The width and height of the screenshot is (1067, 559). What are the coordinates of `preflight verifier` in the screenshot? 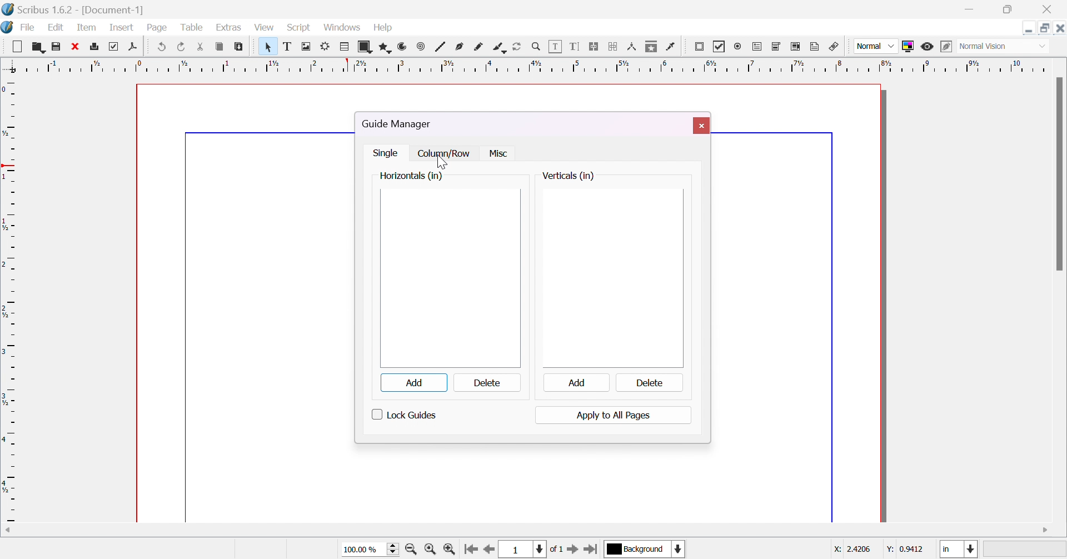 It's located at (117, 46).